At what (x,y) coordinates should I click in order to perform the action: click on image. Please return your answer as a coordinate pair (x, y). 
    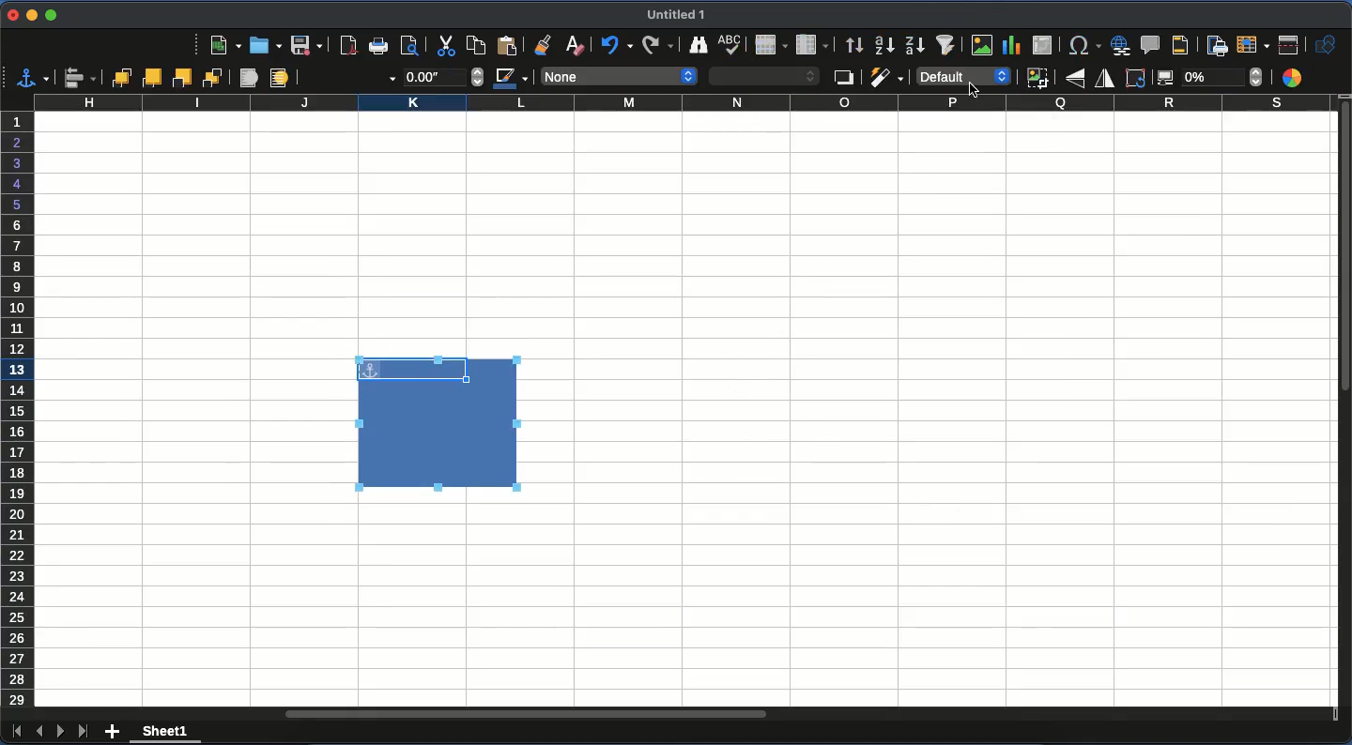
    Looking at the image, I should click on (984, 45).